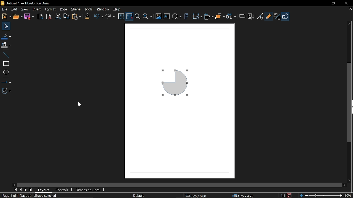  Describe the element at coordinates (147, 16) in the screenshot. I see `Zoom` at that location.